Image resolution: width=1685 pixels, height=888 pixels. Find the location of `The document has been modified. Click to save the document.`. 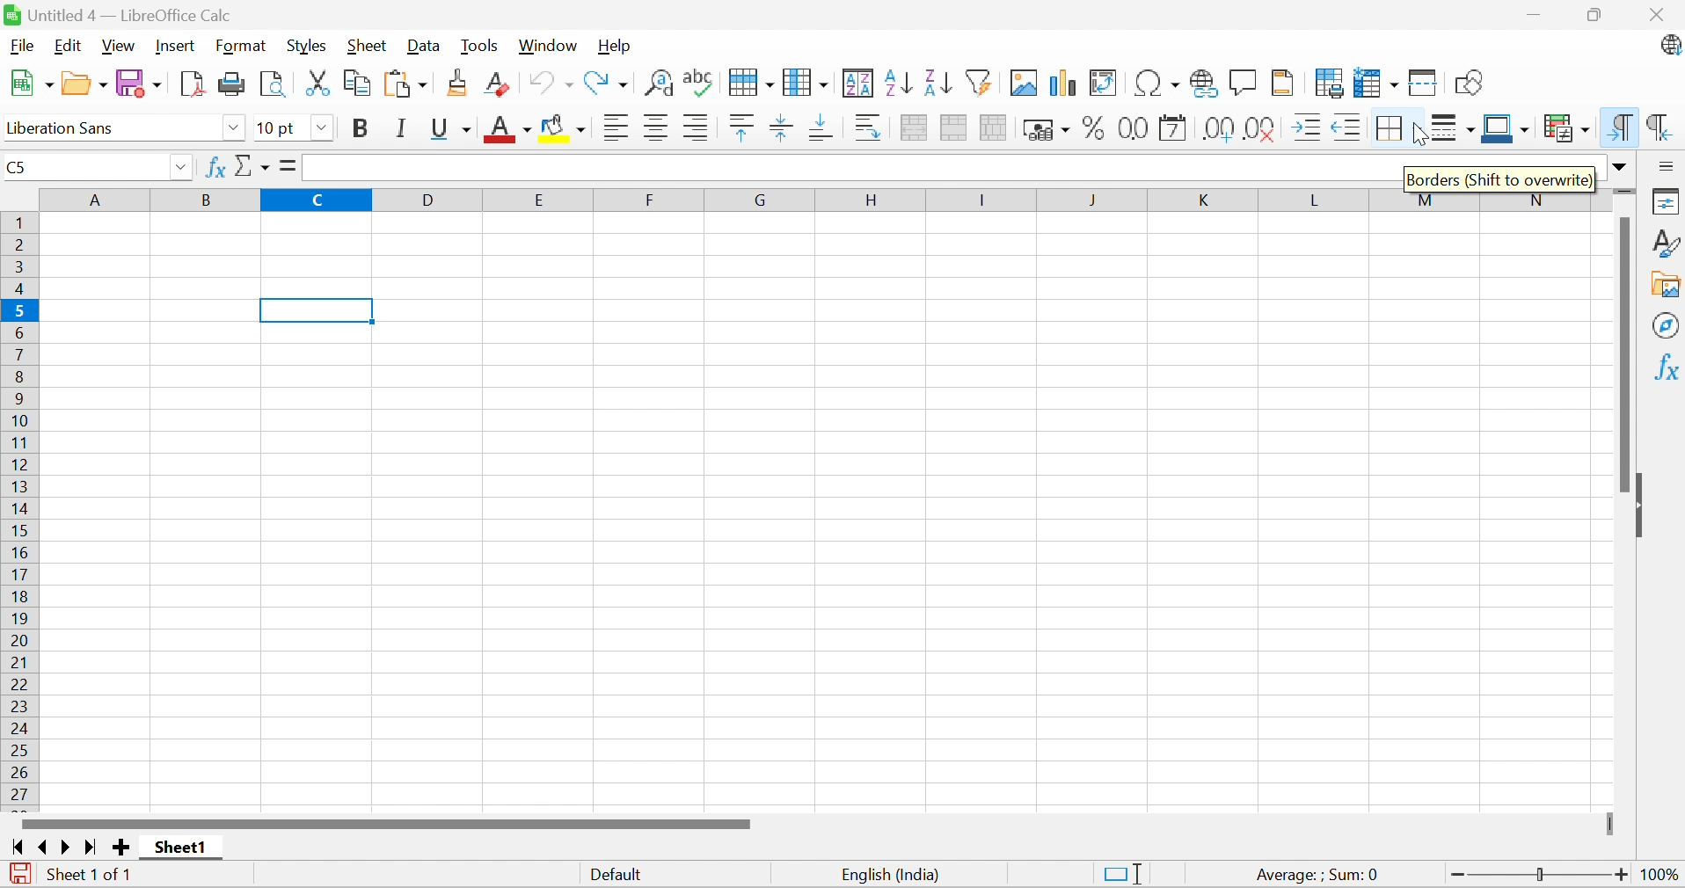

The document has been modified. Click to save the document. is located at coordinates (20, 876).